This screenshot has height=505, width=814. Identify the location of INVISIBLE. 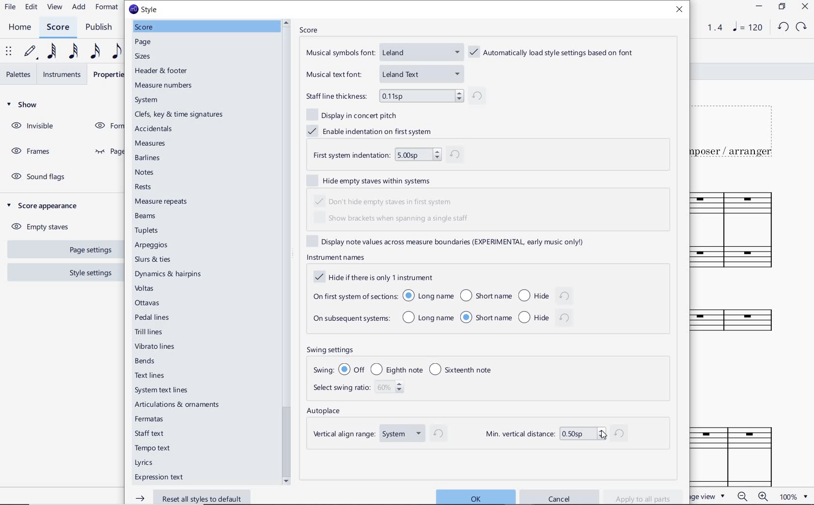
(34, 126).